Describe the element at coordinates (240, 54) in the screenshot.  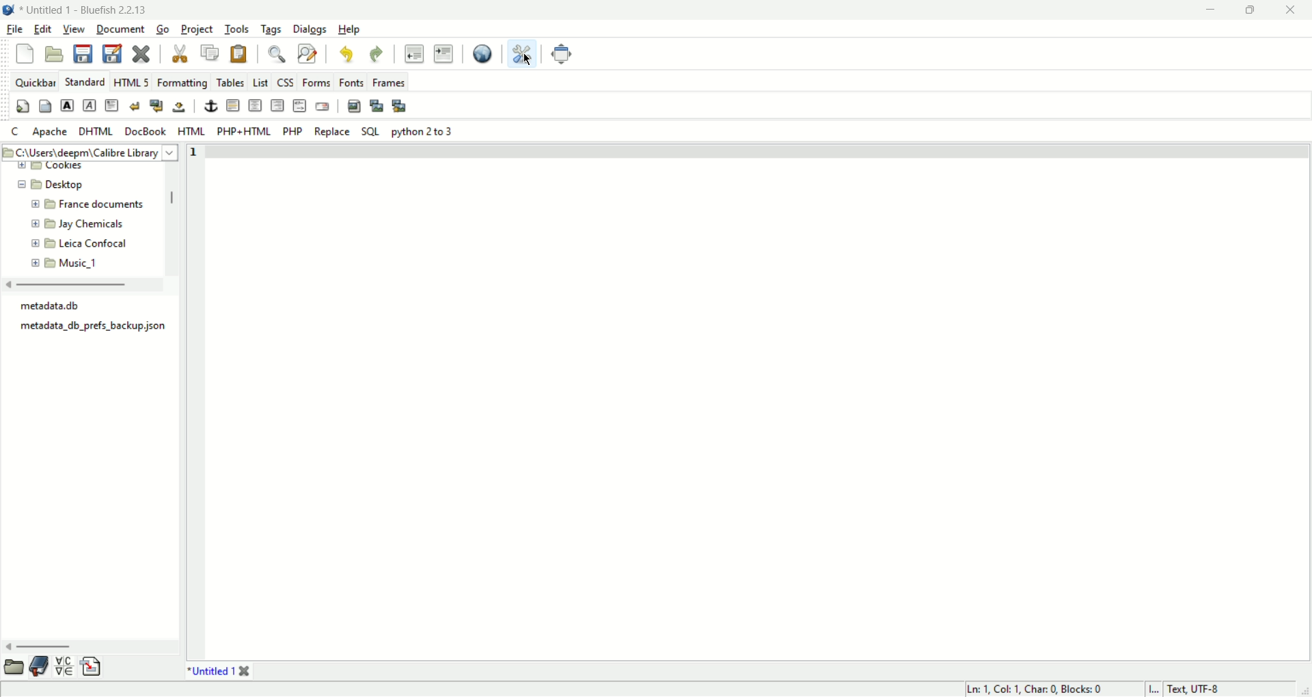
I see `paste` at that location.